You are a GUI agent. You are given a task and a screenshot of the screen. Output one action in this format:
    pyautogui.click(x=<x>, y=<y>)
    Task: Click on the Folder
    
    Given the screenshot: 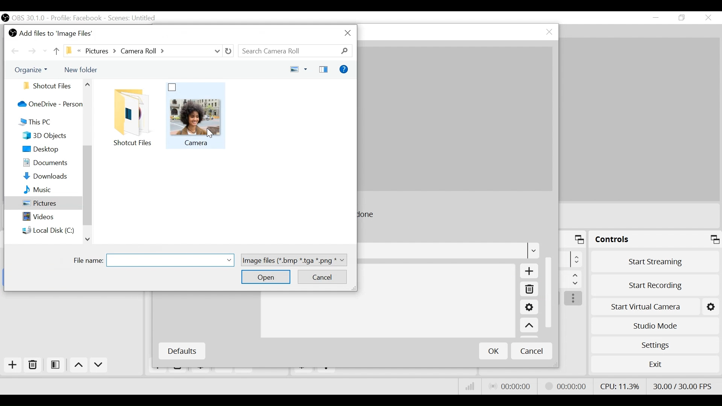 What is the action you would take?
    pyautogui.click(x=134, y=117)
    